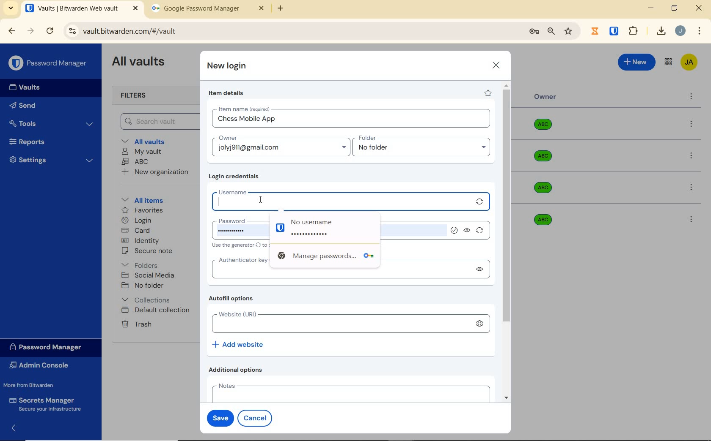 The height and width of the screenshot is (441, 711). I want to click on Trash, so click(135, 324).